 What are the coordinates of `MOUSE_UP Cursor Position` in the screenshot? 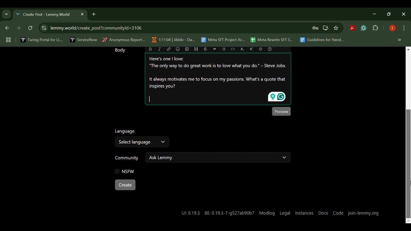 It's located at (408, 182).